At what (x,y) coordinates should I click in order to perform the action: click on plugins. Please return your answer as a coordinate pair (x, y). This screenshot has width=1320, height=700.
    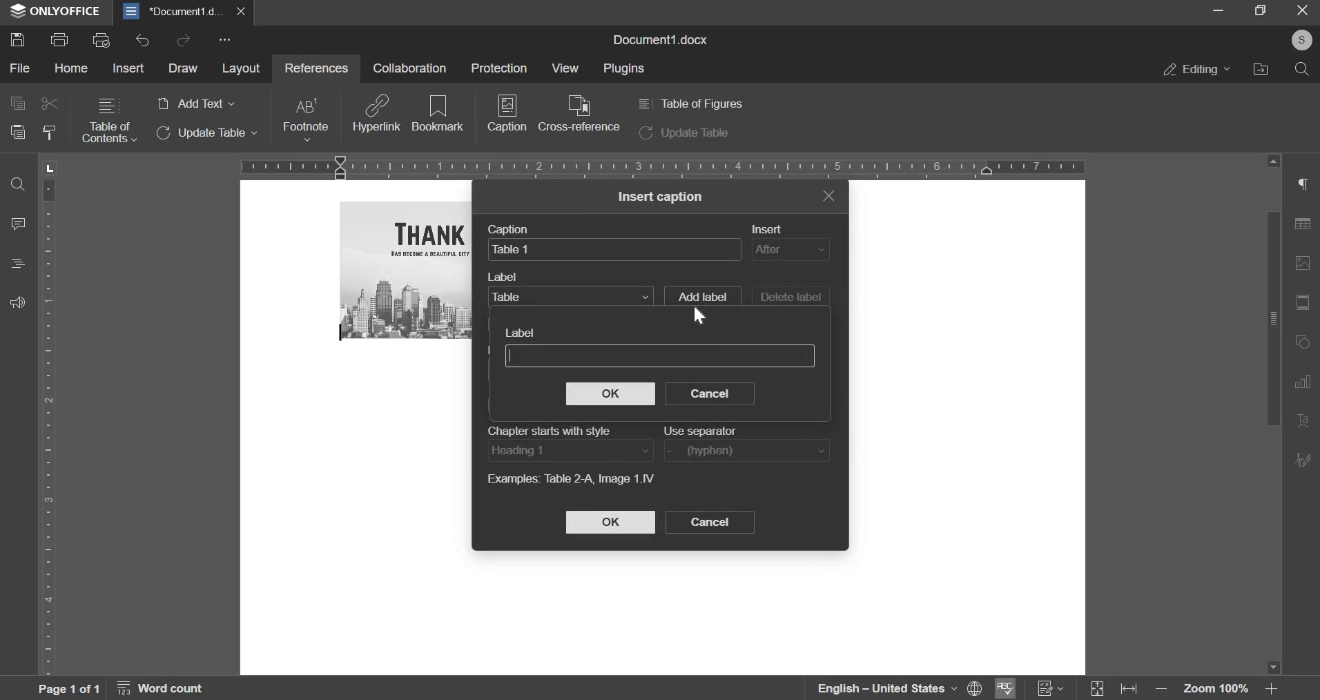
    Looking at the image, I should click on (625, 69).